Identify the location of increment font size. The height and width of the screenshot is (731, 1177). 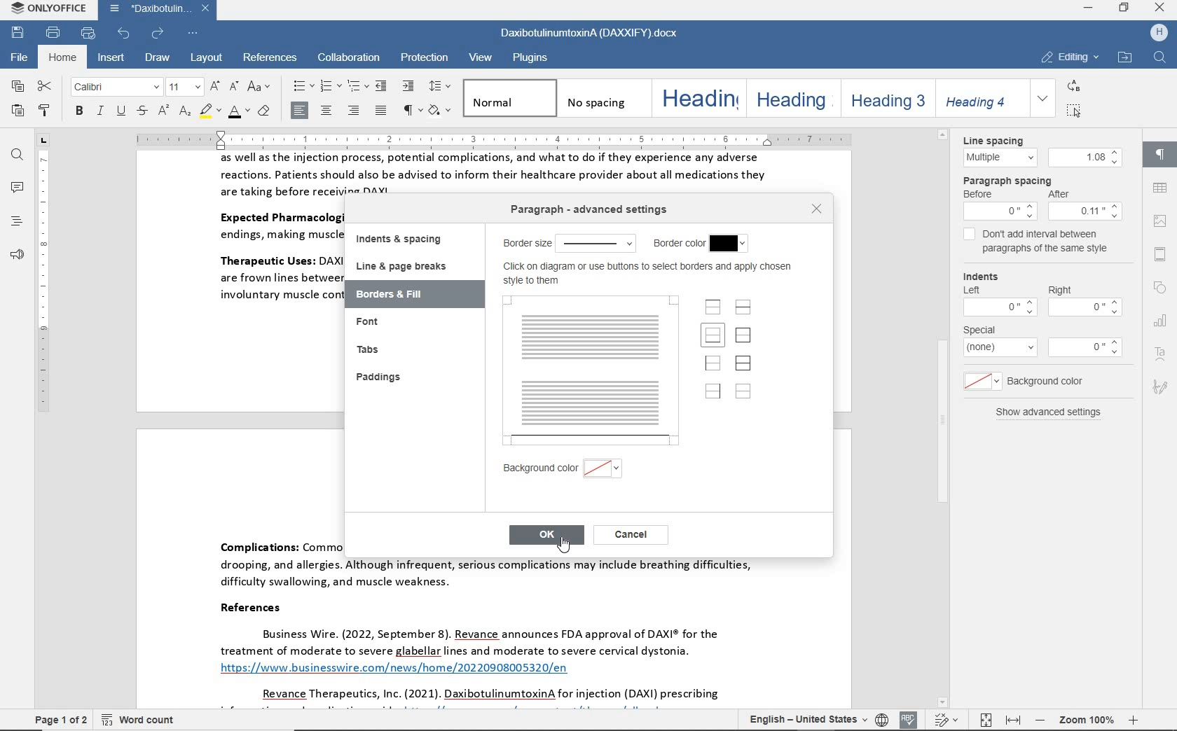
(213, 86).